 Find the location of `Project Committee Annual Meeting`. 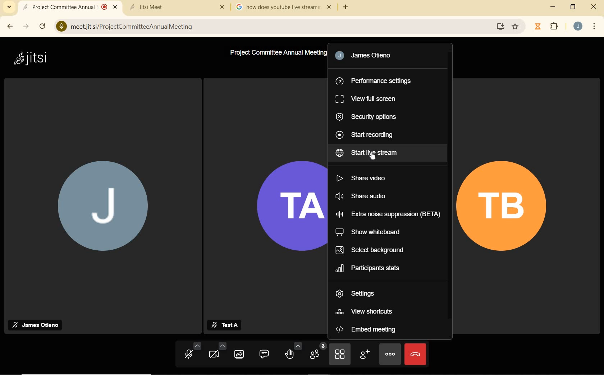

Project Committee Annual Meeting is located at coordinates (276, 52).